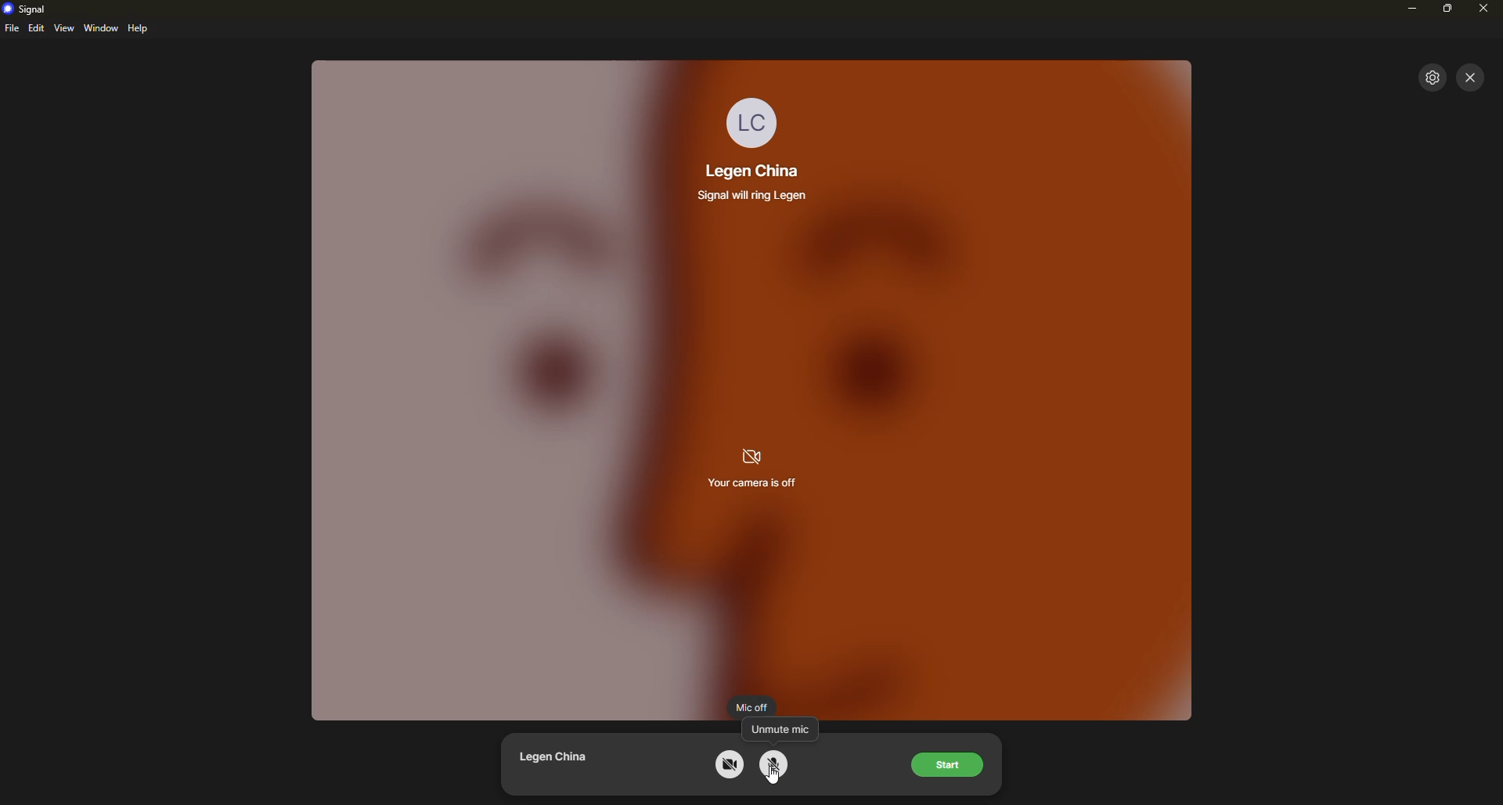 Image resolution: width=1503 pixels, height=805 pixels. I want to click on profile pic, so click(754, 120).